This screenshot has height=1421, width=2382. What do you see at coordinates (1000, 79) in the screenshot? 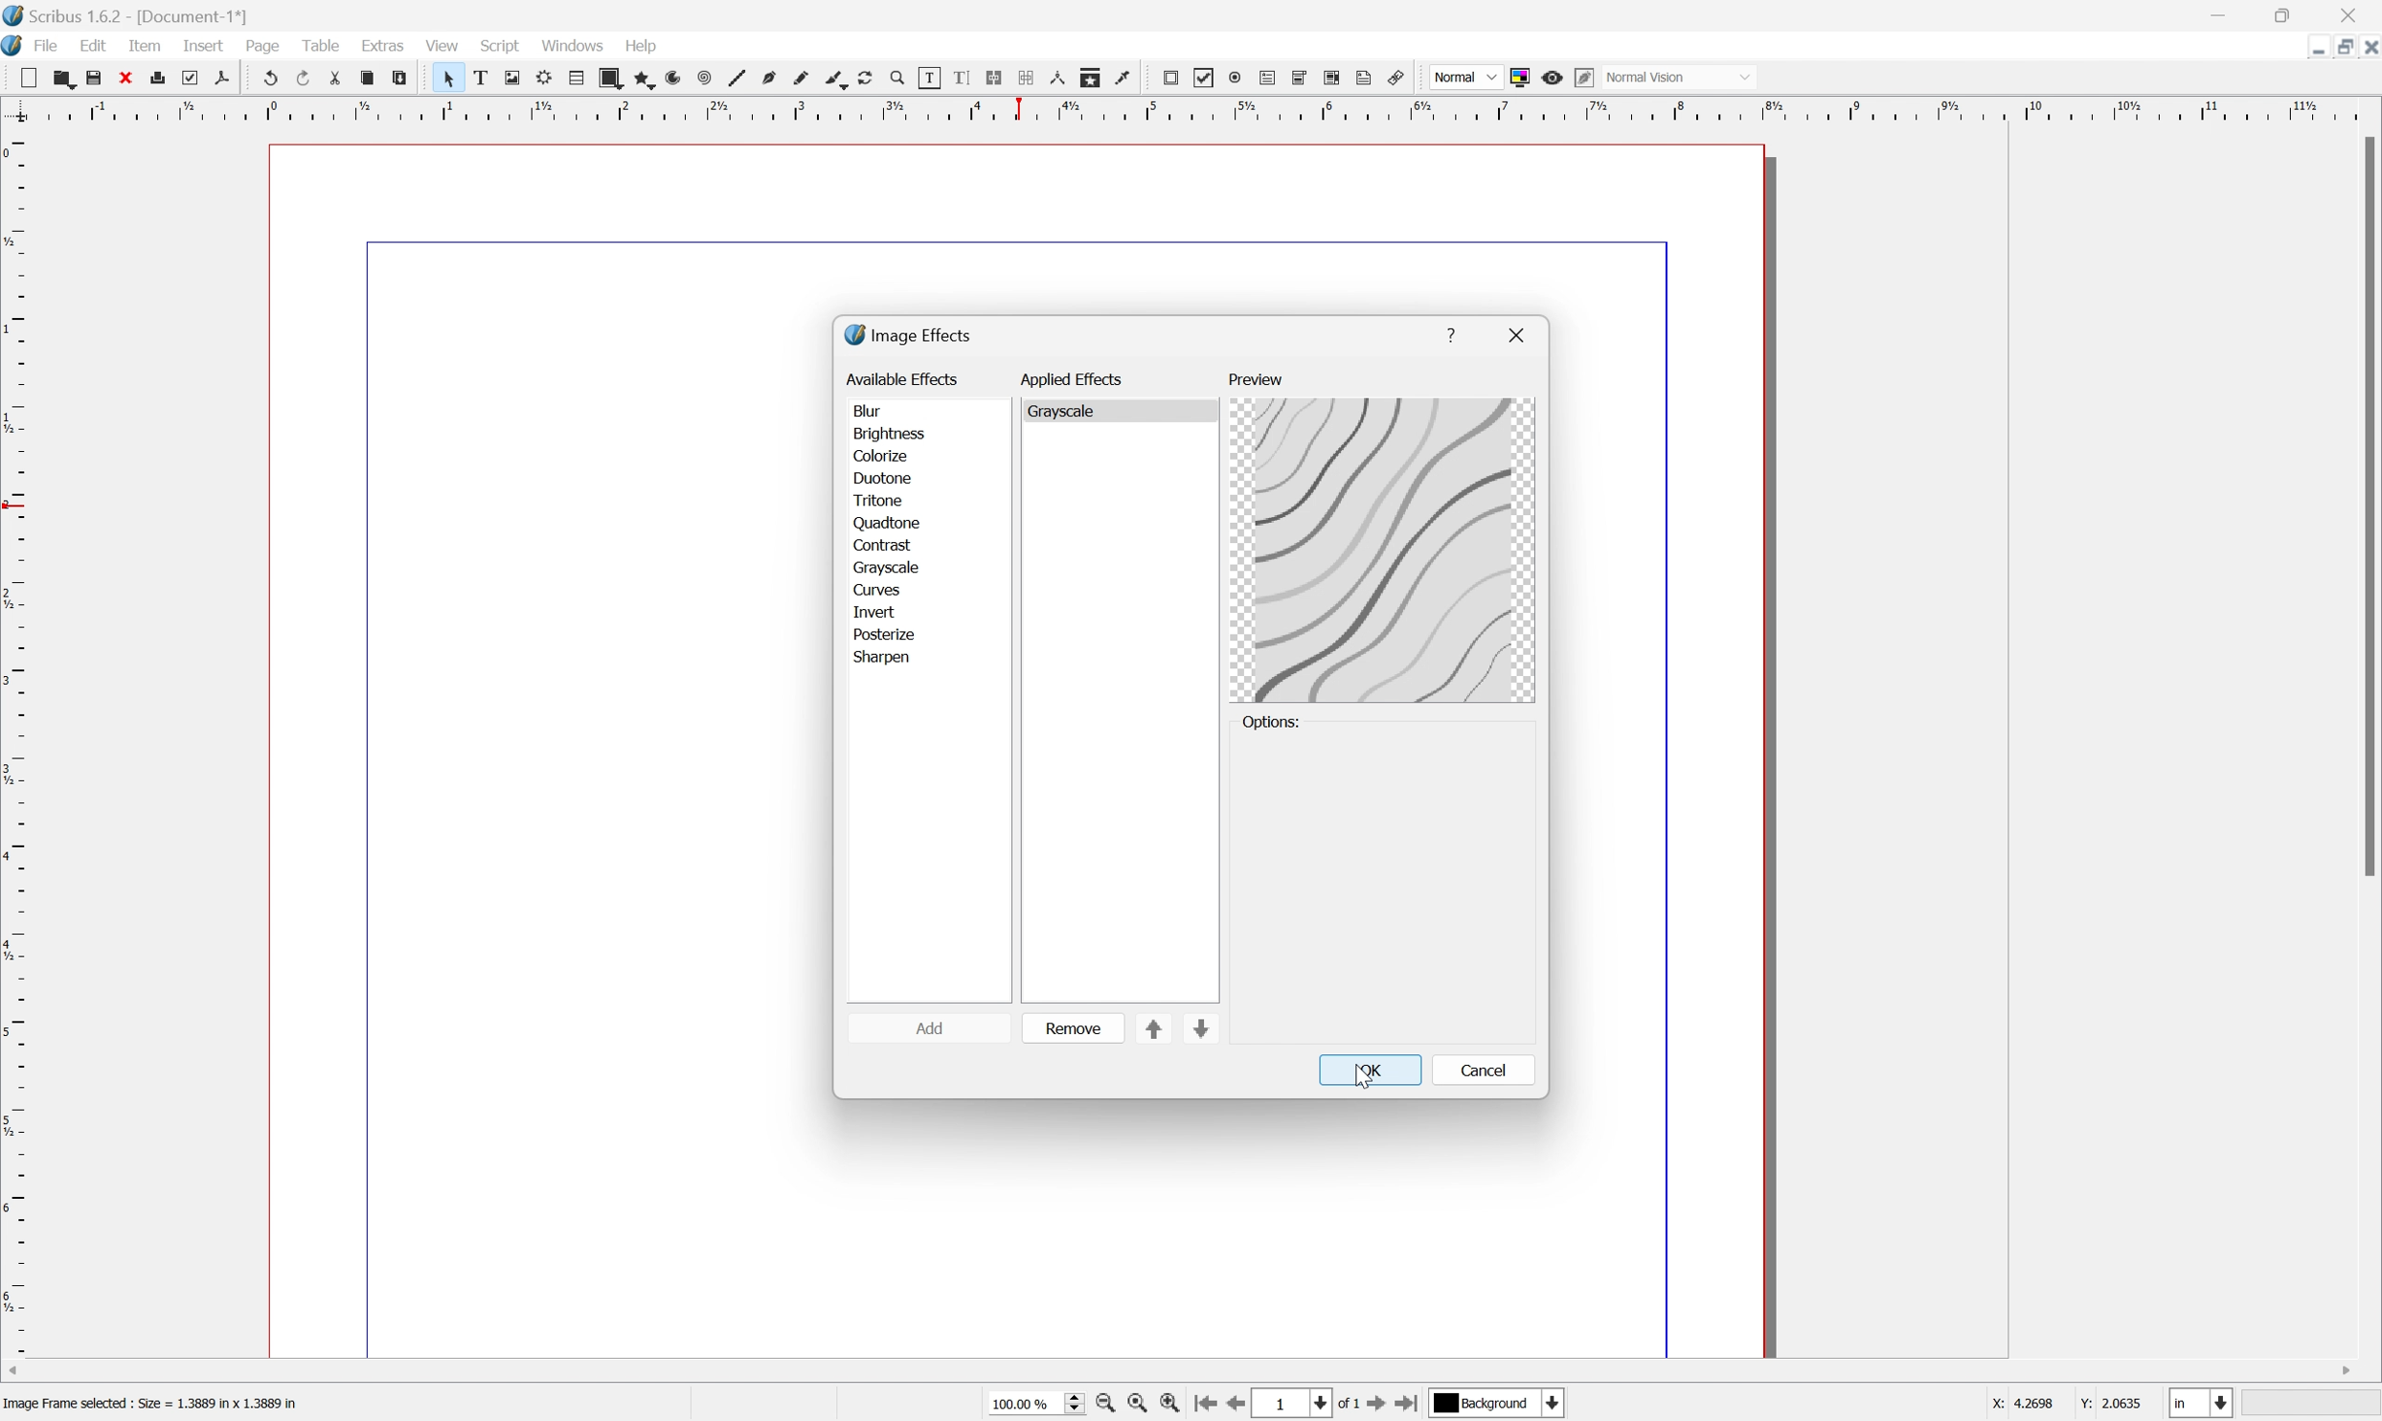
I see `Link text frames` at bounding box center [1000, 79].